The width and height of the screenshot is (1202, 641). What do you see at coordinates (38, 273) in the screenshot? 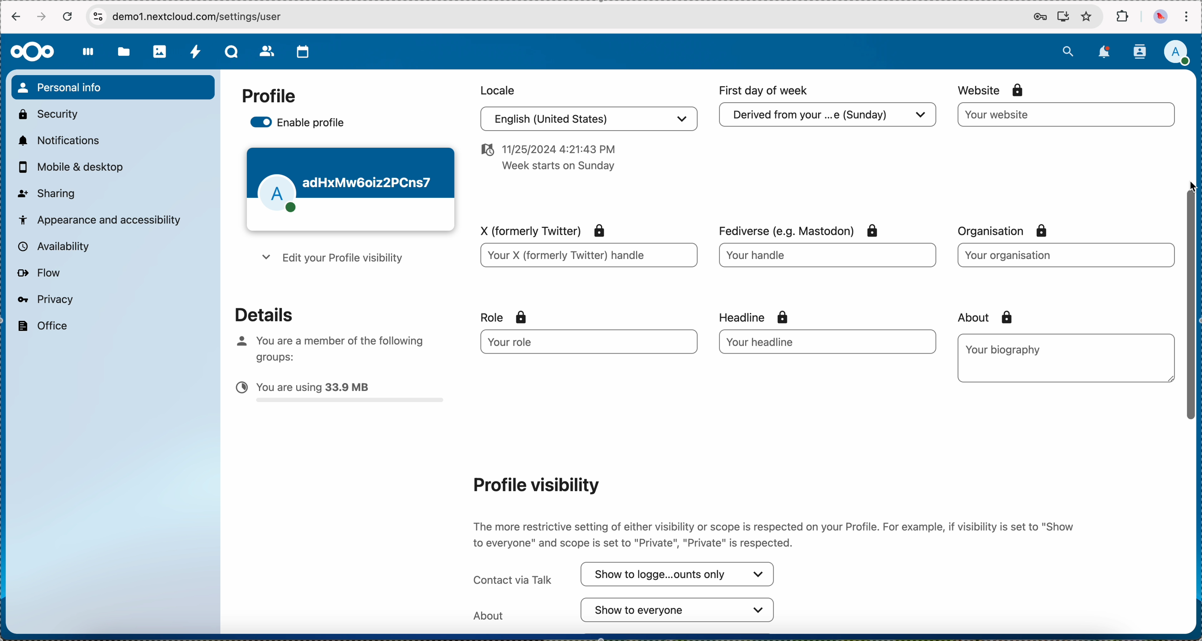
I see `flow` at bounding box center [38, 273].